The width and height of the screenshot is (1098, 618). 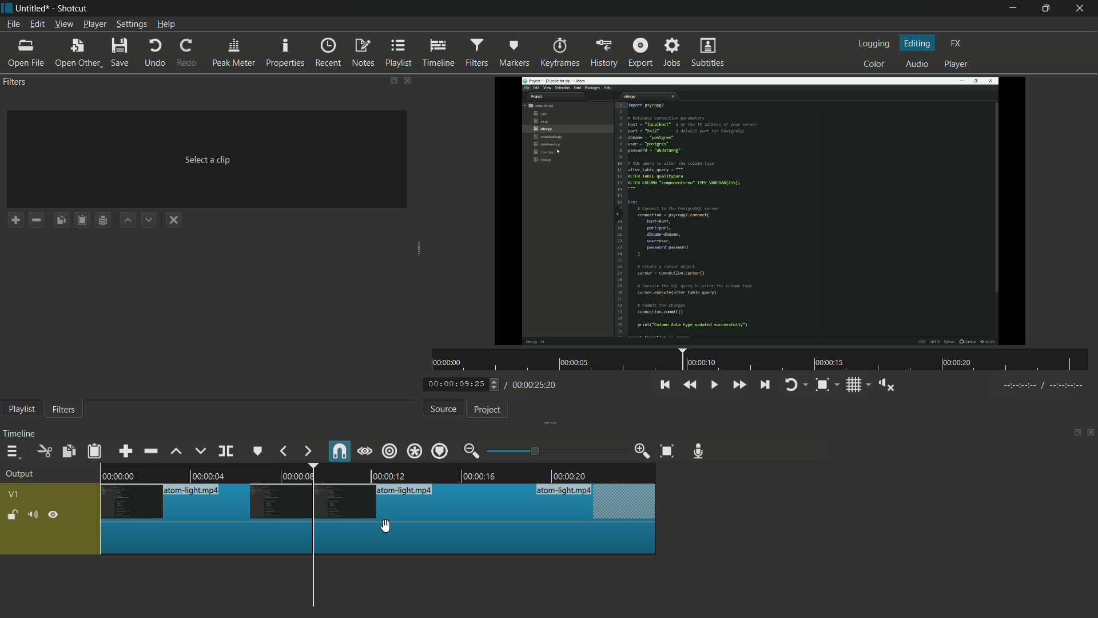 I want to click on cut, so click(x=45, y=451).